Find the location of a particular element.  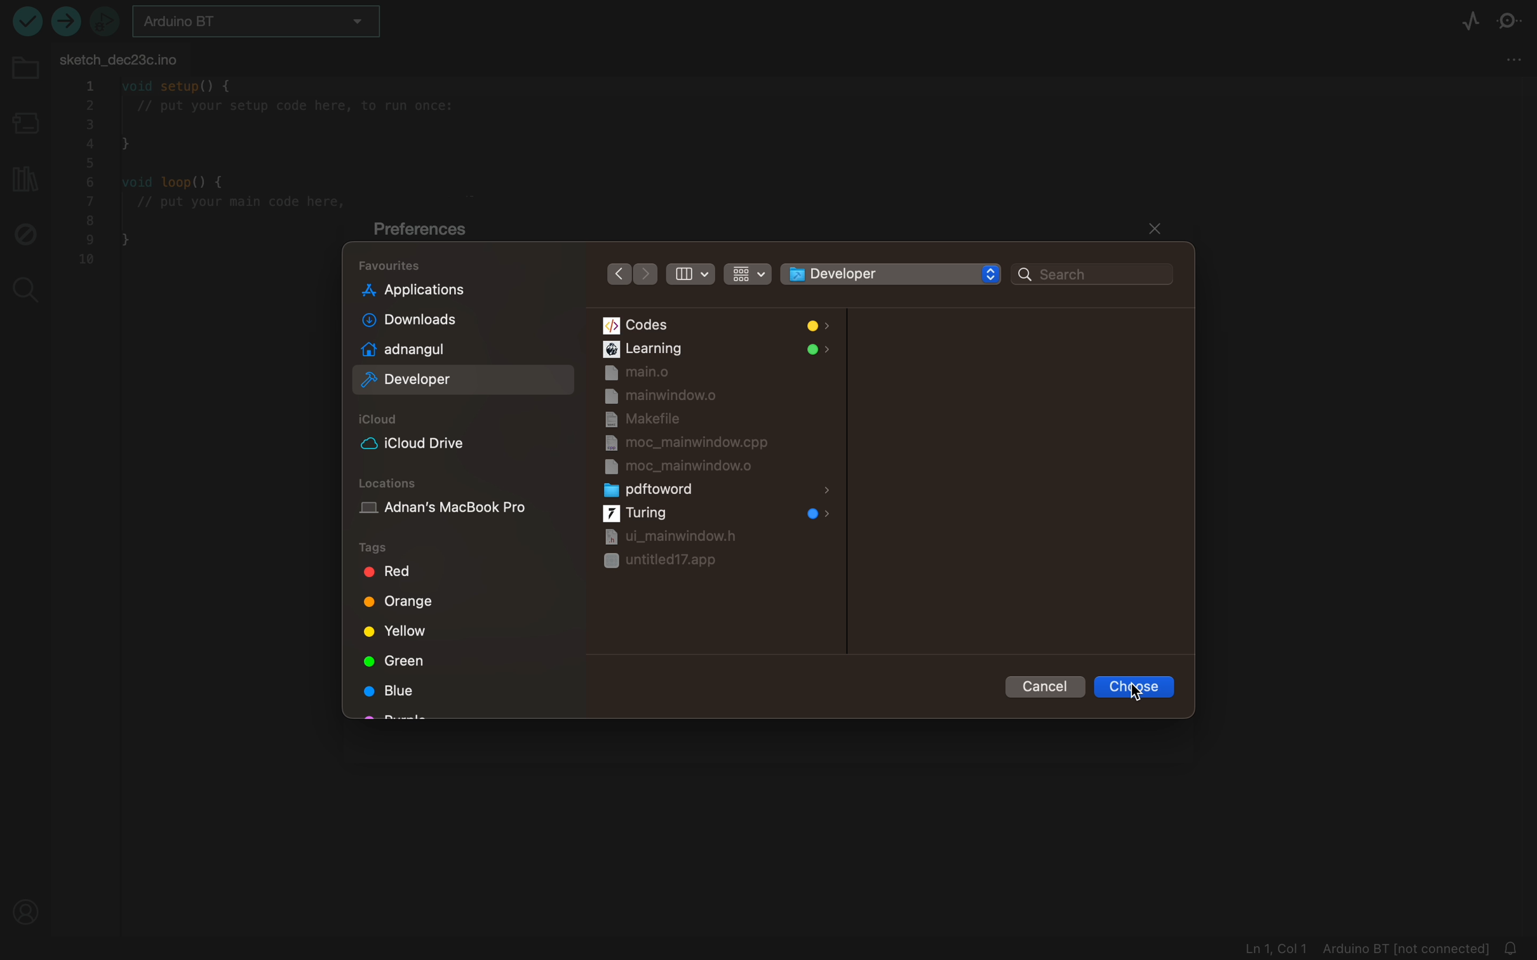

run is located at coordinates (27, 22).